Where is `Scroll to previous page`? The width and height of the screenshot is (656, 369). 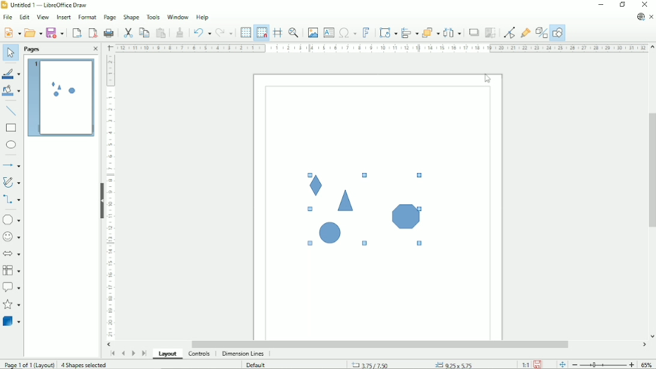
Scroll to previous page is located at coordinates (124, 352).